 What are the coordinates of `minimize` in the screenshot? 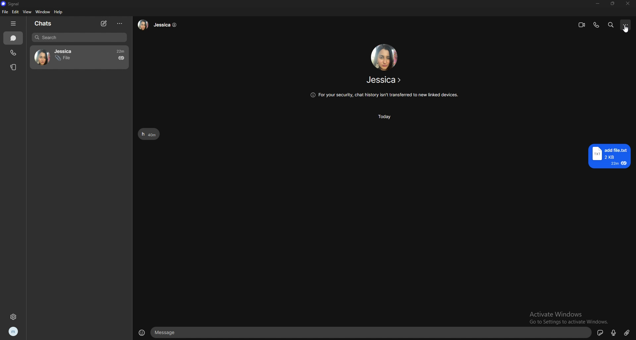 It's located at (598, 4).